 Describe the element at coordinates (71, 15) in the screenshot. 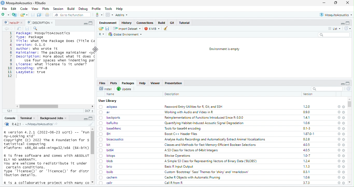

I see `Go to file/function` at that location.